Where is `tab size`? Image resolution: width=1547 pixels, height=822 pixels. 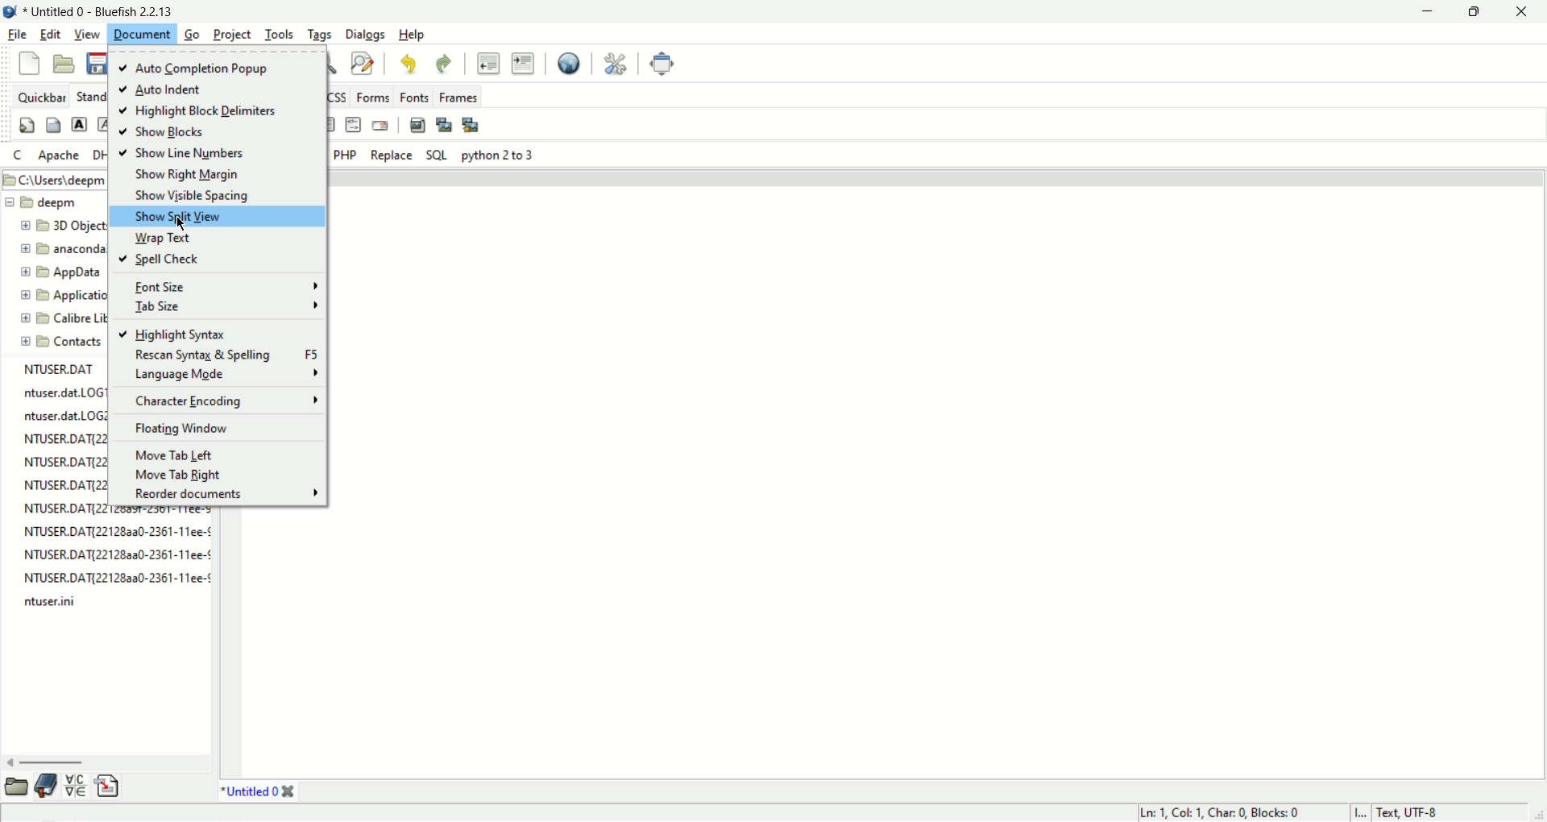
tab size is located at coordinates (222, 307).